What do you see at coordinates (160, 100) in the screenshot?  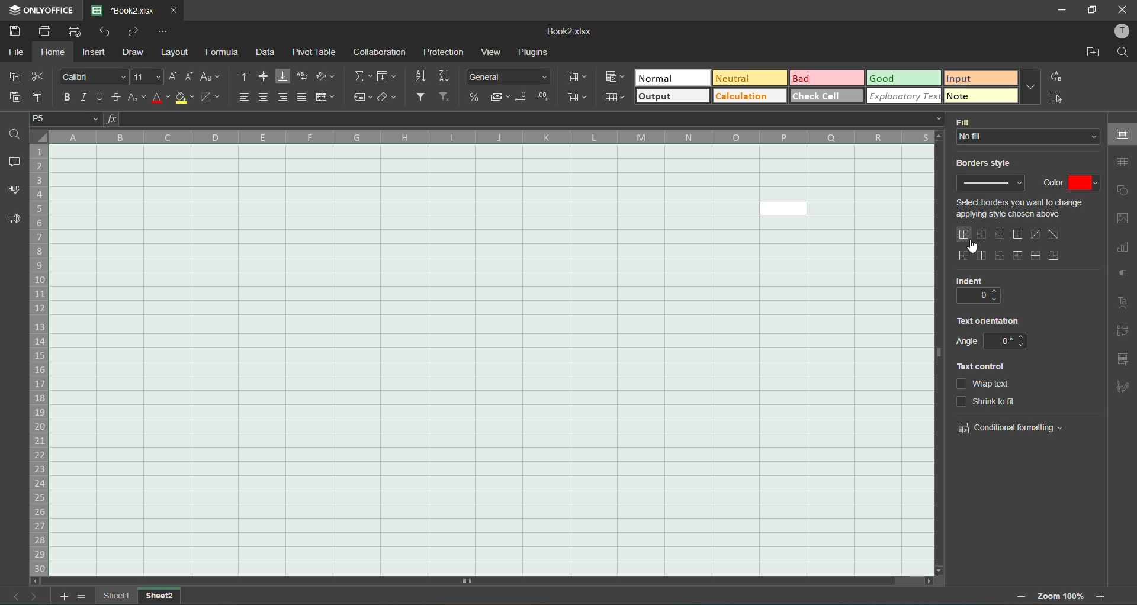 I see `font color` at bounding box center [160, 100].